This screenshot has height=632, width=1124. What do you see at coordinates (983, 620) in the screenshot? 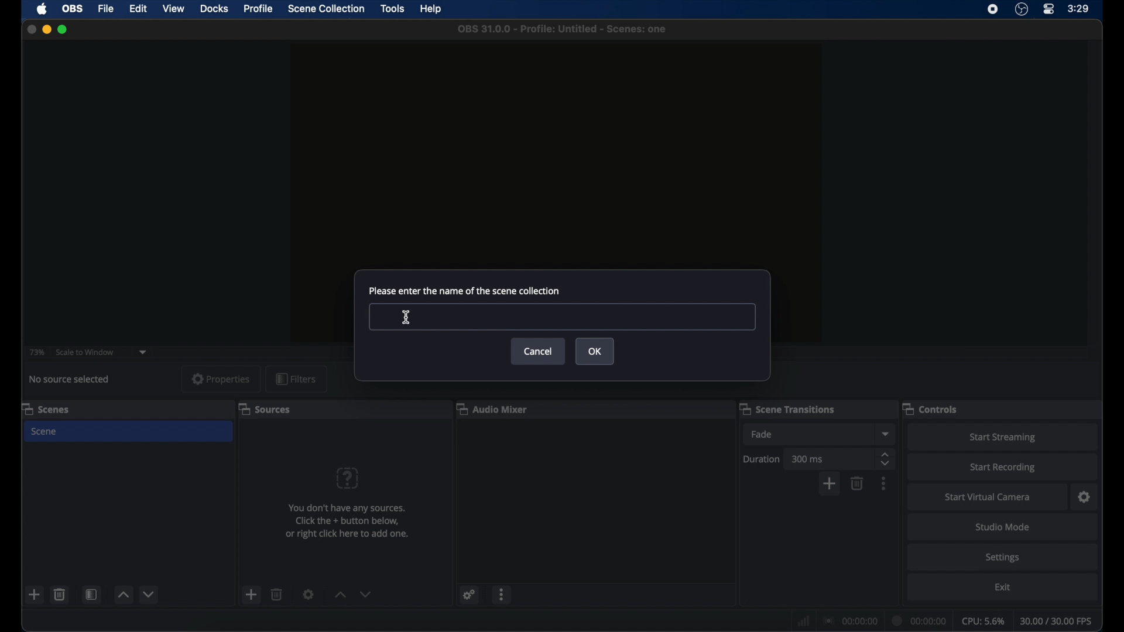
I see `cpu` at bounding box center [983, 620].